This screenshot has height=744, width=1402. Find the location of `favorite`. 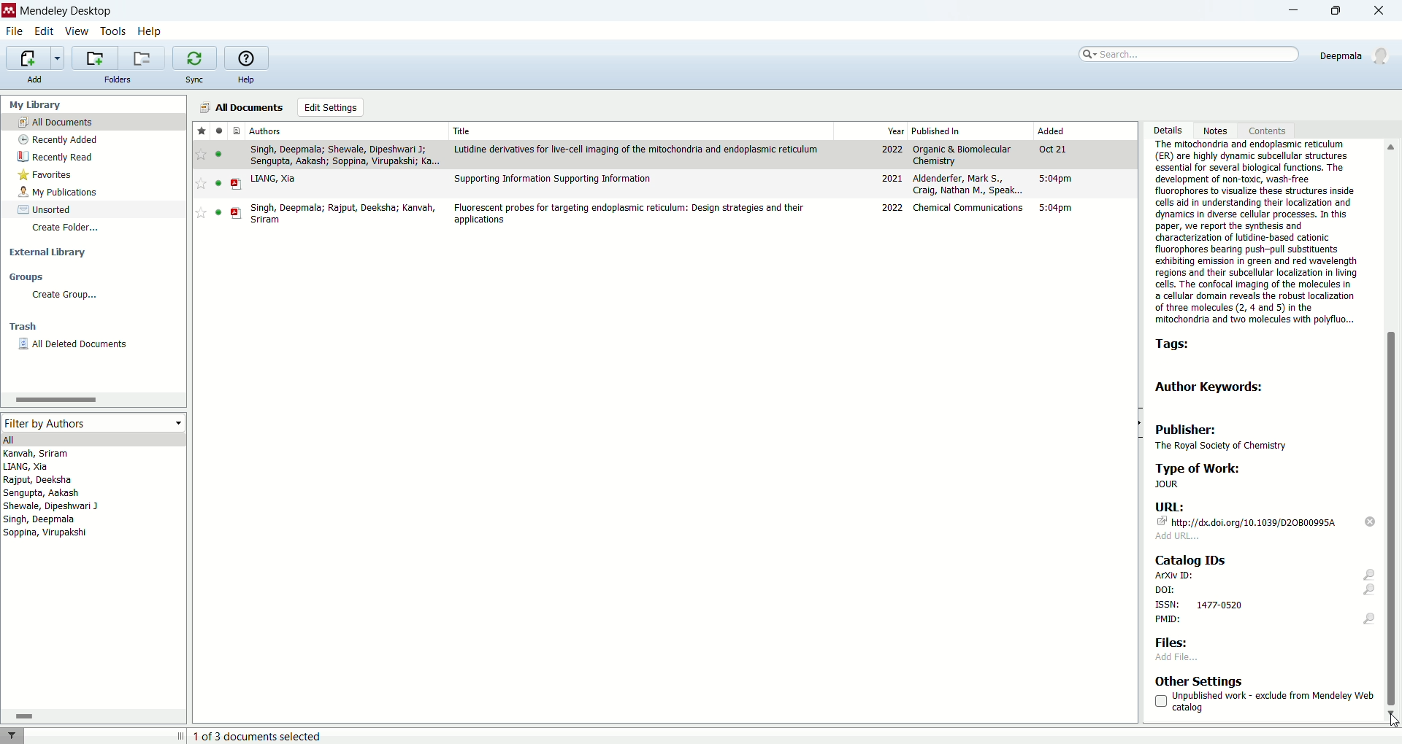

favorite is located at coordinates (202, 155).